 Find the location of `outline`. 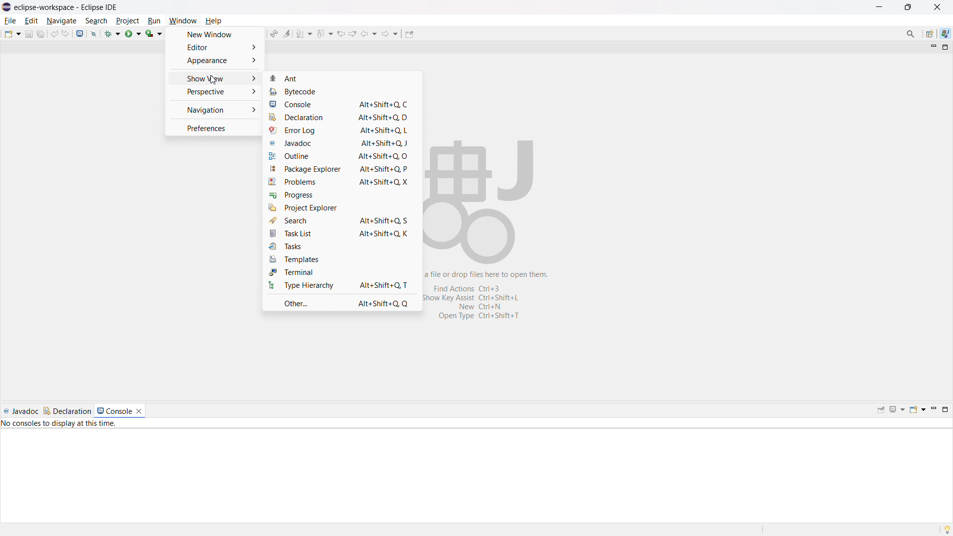

outline is located at coordinates (341, 156).